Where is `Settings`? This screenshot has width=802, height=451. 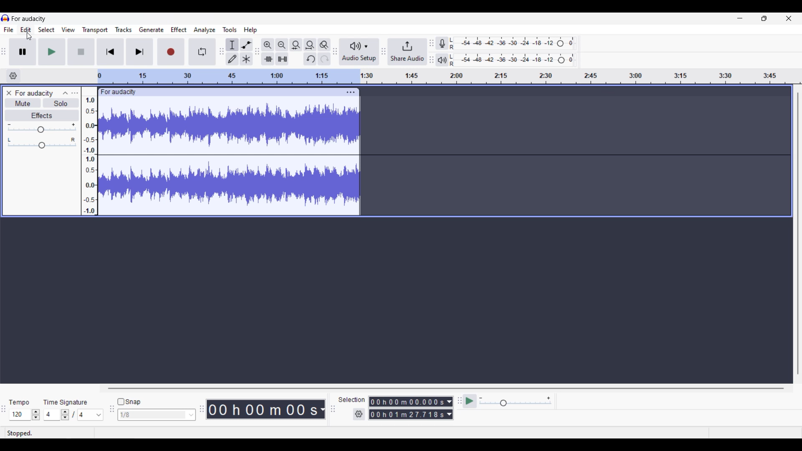 Settings is located at coordinates (359, 414).